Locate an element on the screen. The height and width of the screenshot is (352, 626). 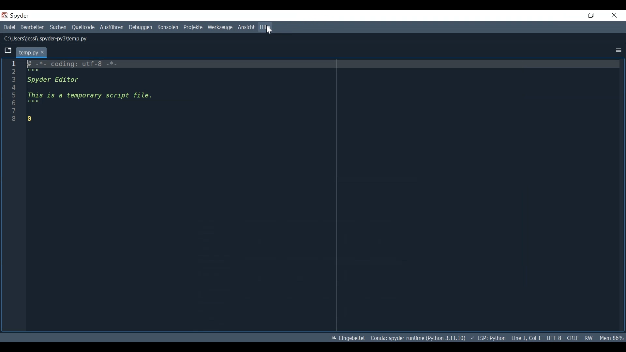
File is located at coordinates (9, 27).